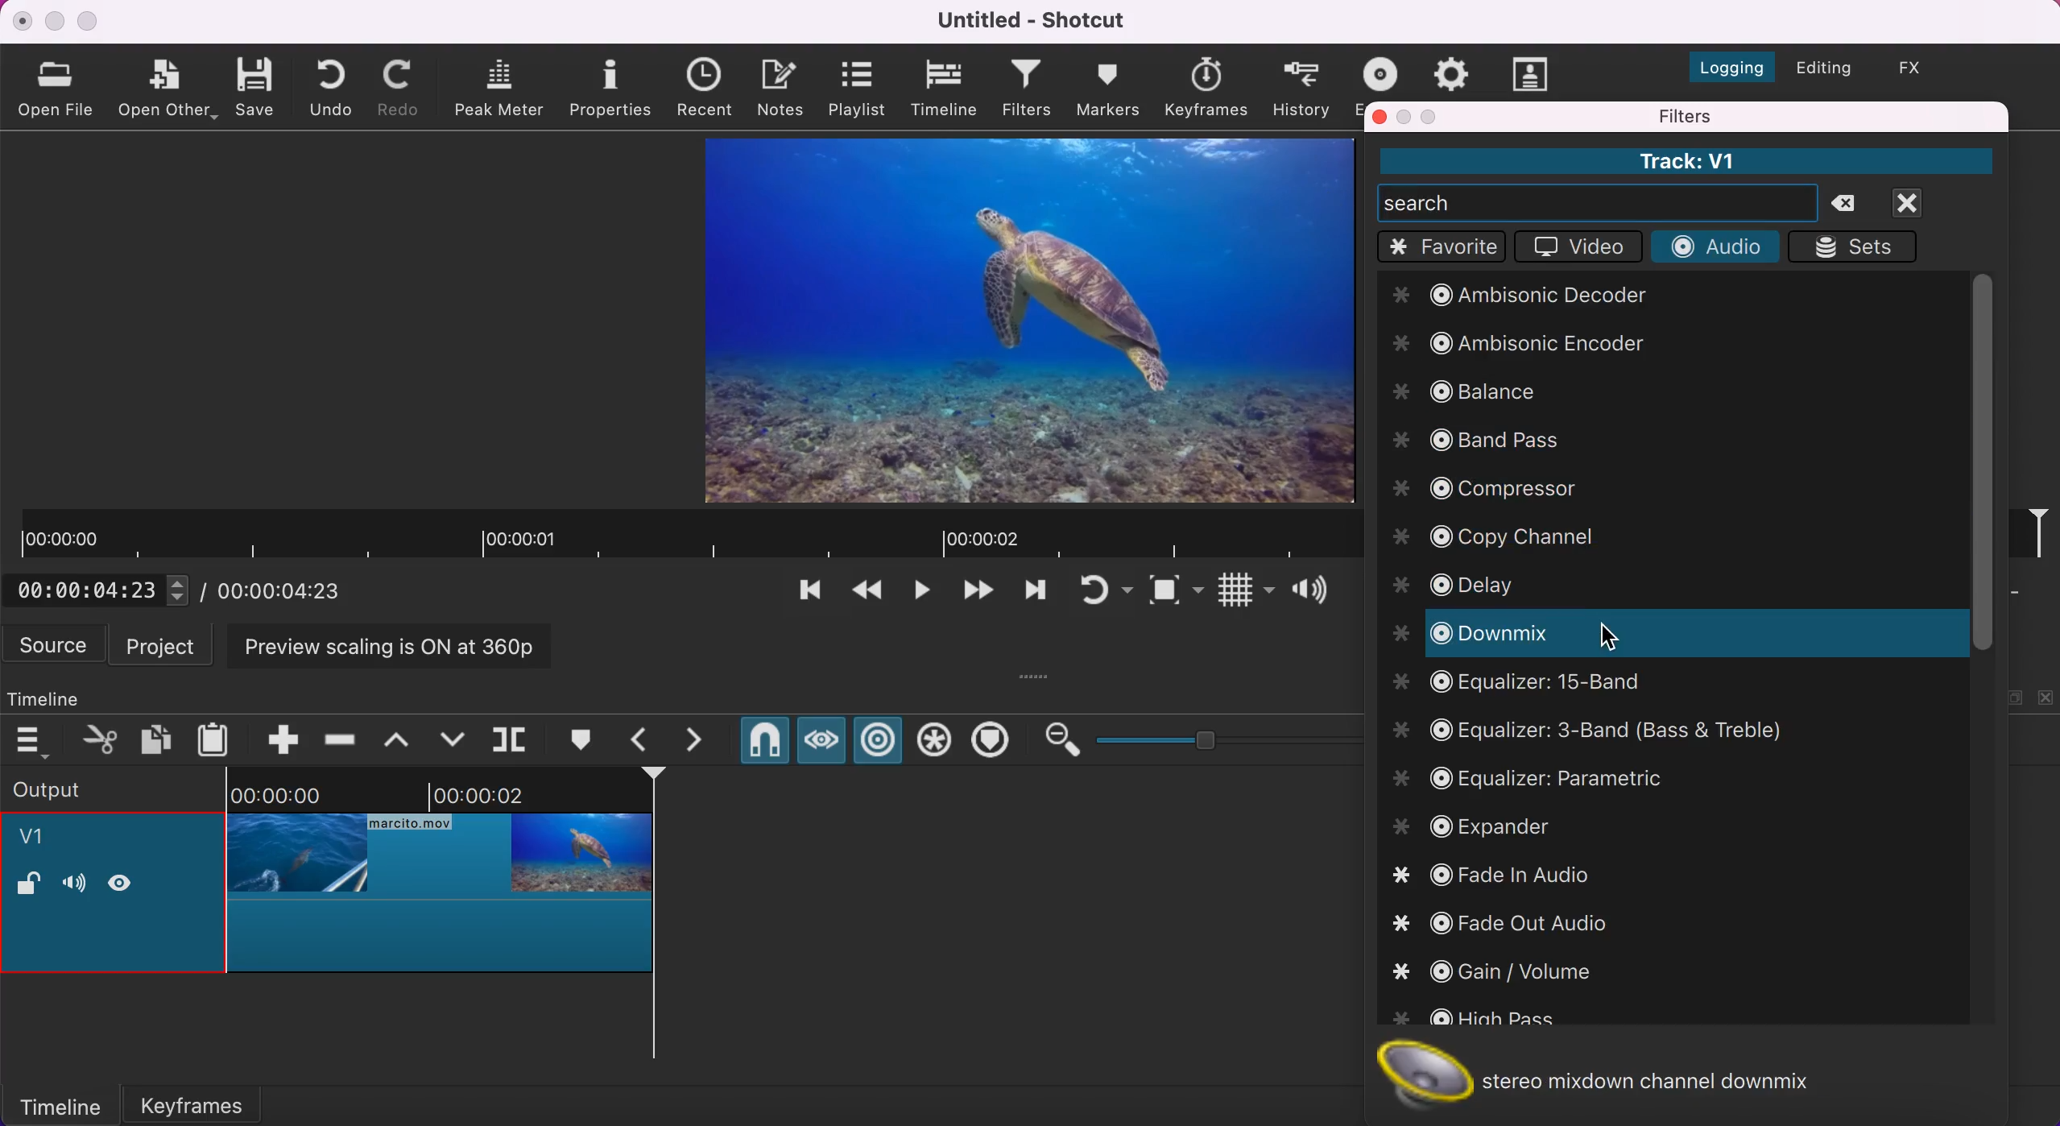 This screenshot has height=1126, width=2060. What do you see at coordinates (258, 85) in the screenshot?
I see `save` at bounding box center [258, 85].